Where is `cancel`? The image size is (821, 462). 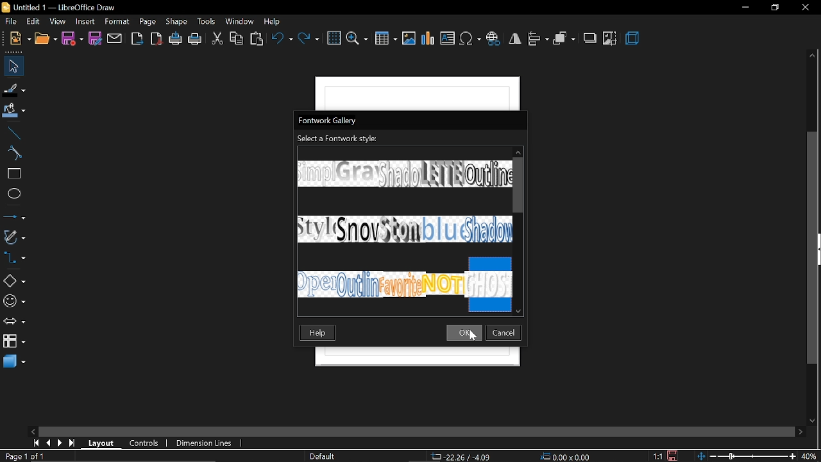 cancel is located at coordinates (505, 332).